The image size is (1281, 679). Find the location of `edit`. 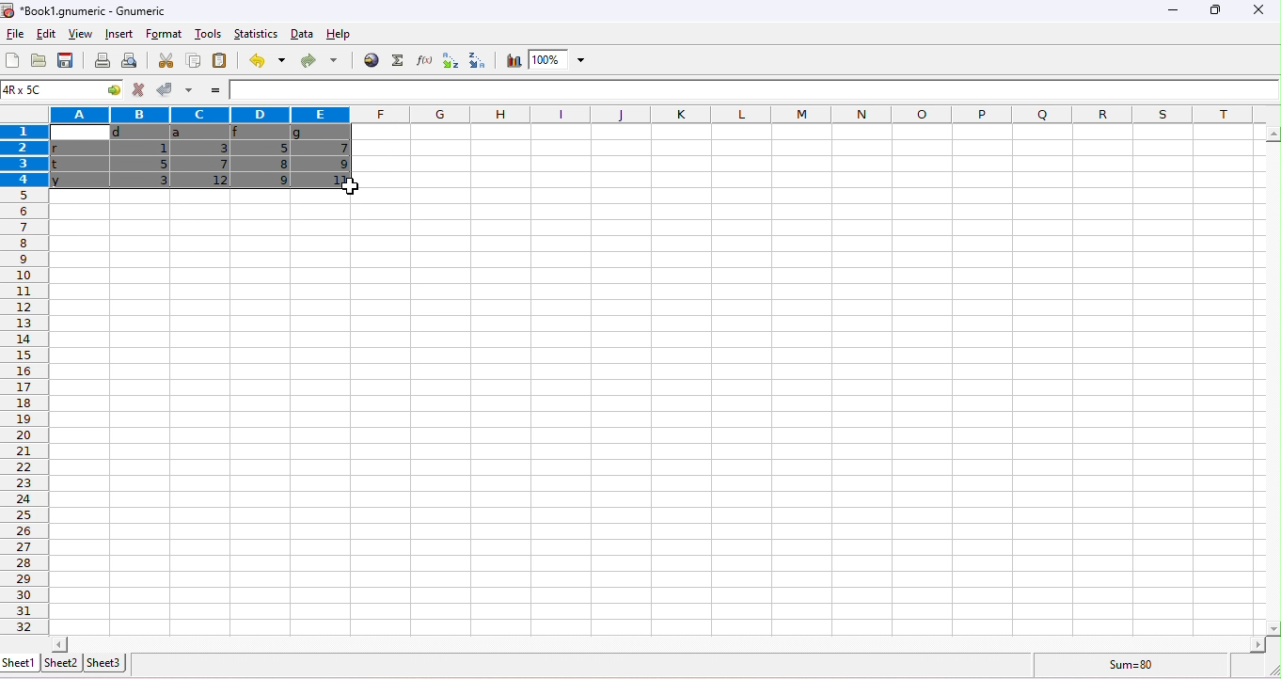

edit is located at coordinates (48, 35).